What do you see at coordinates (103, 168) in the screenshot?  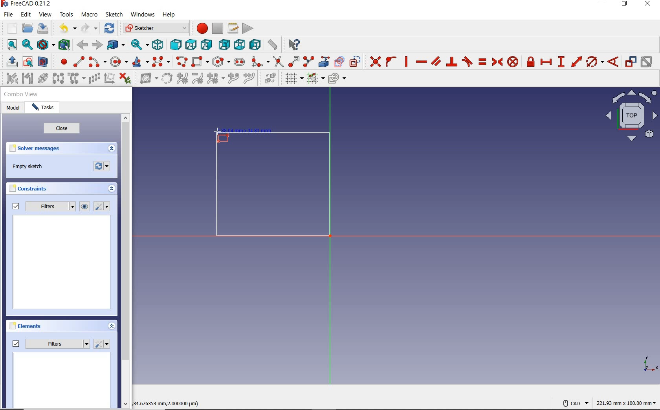 I see `forces recomputation of active document` at bounding box center [103, 168].